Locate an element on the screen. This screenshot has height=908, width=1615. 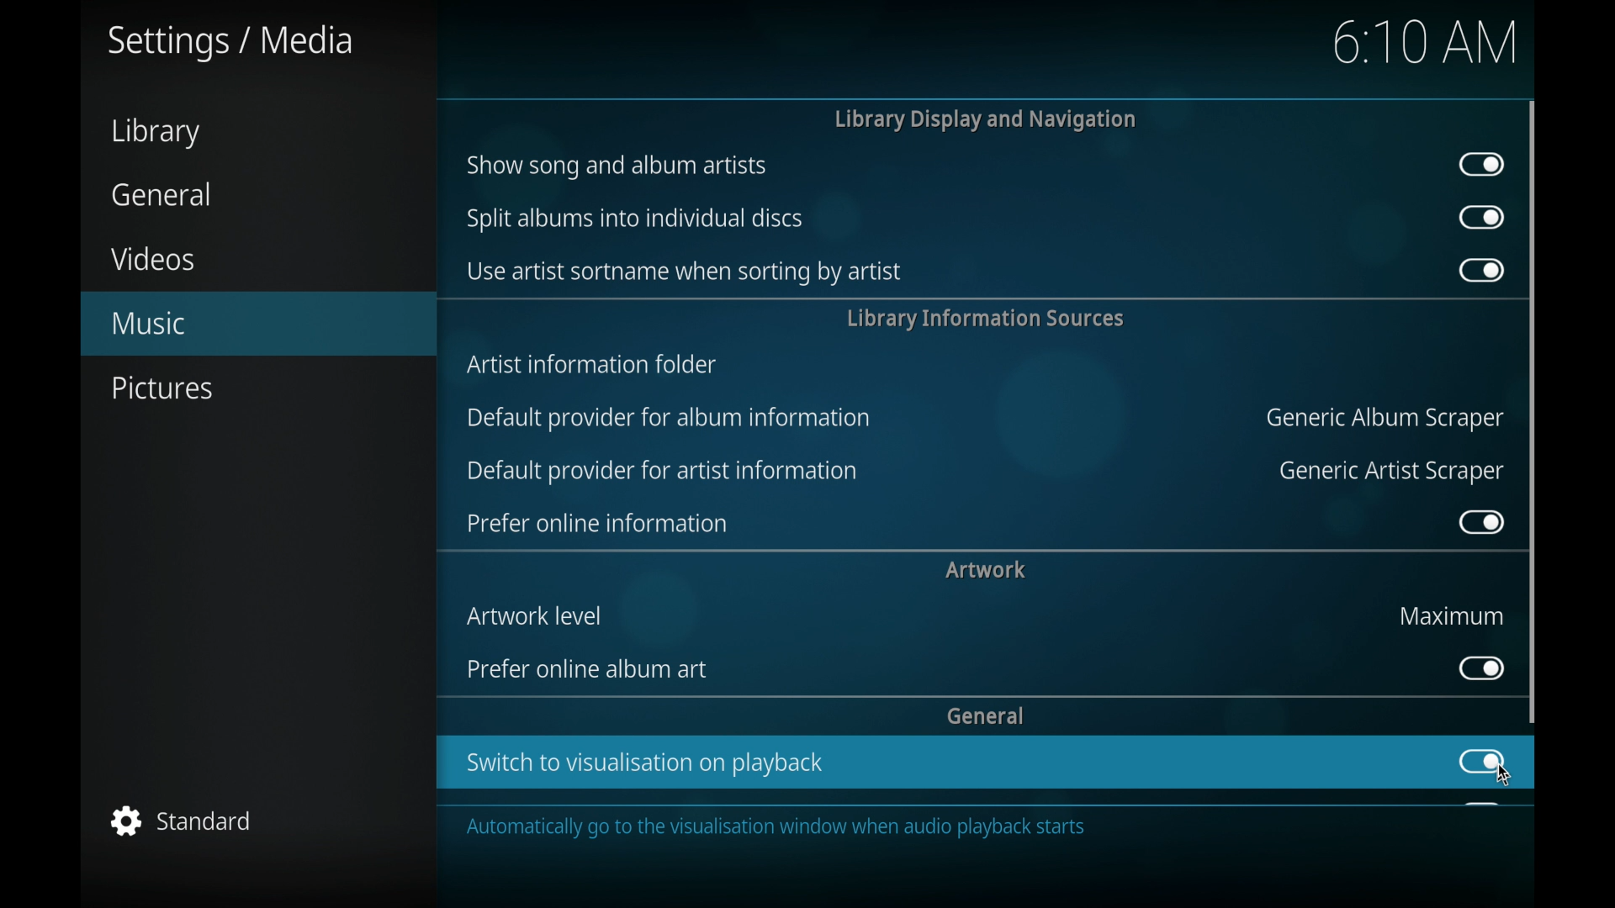
artist information folder is located at coordinates (594, 363).